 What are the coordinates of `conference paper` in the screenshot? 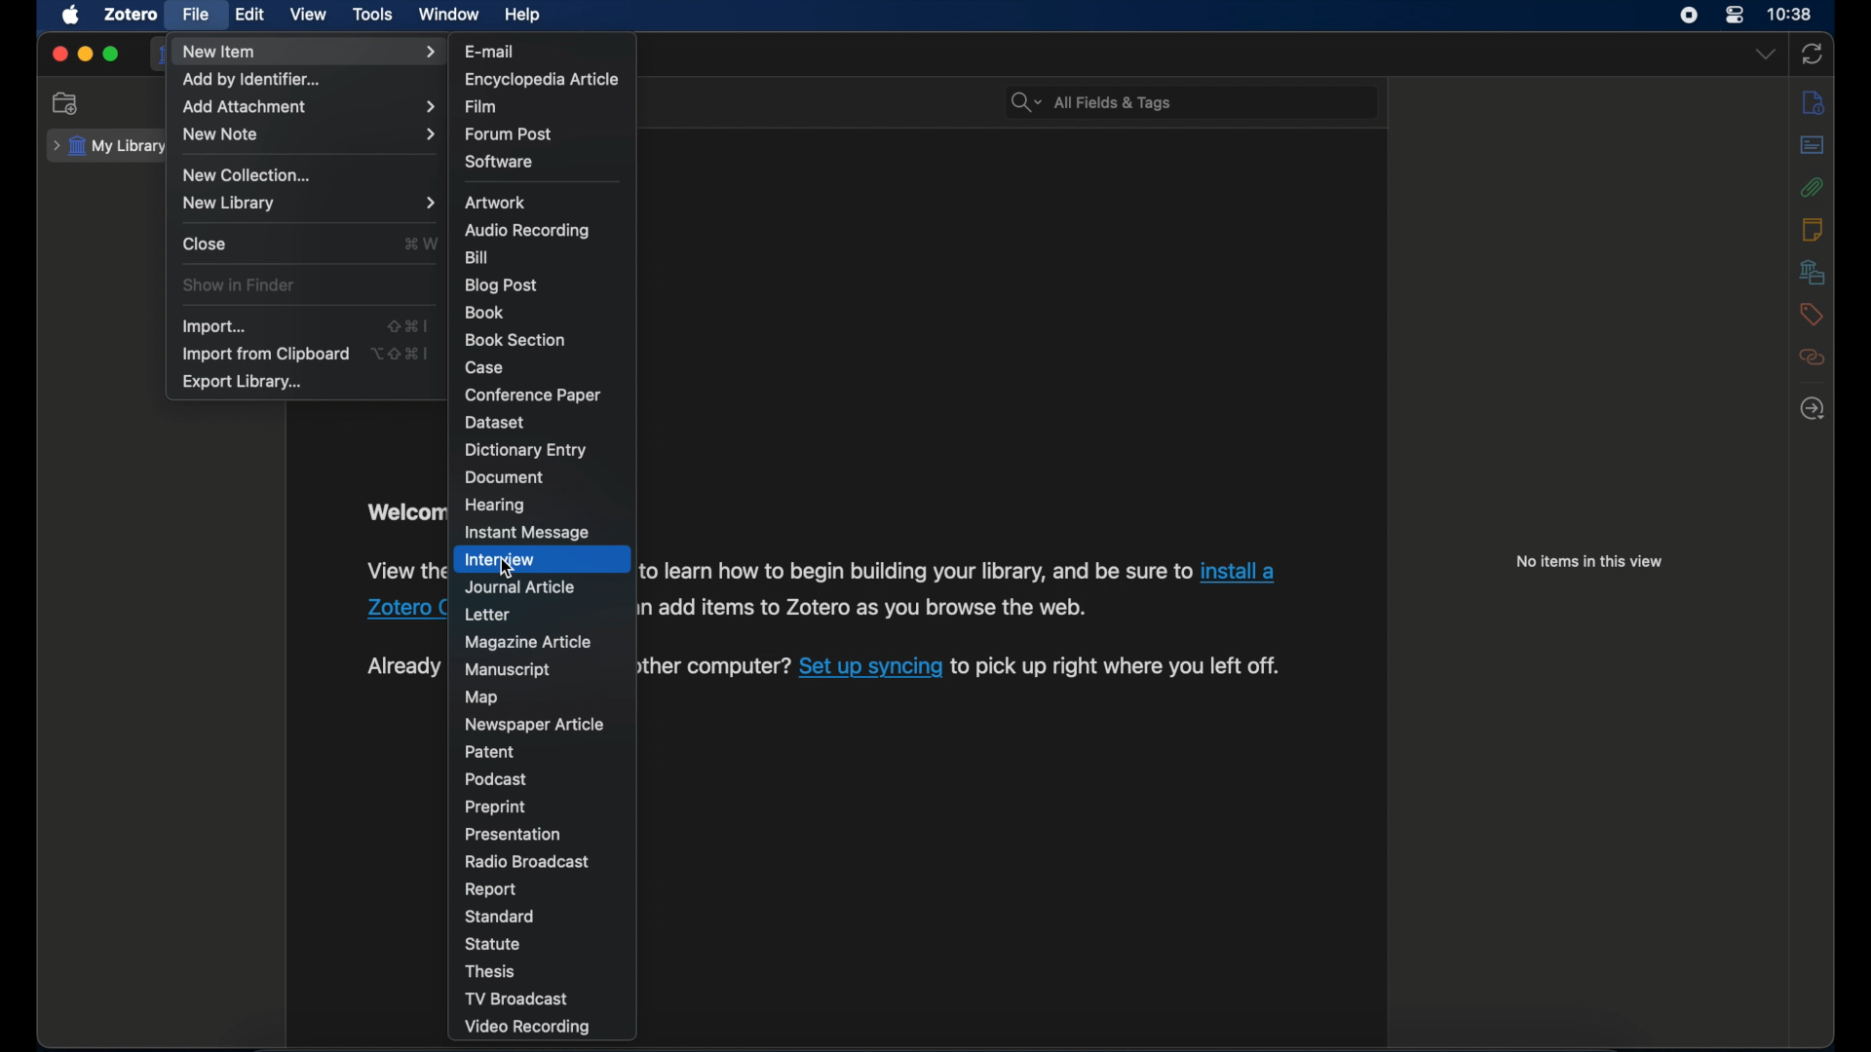 It's located at (536, 394).